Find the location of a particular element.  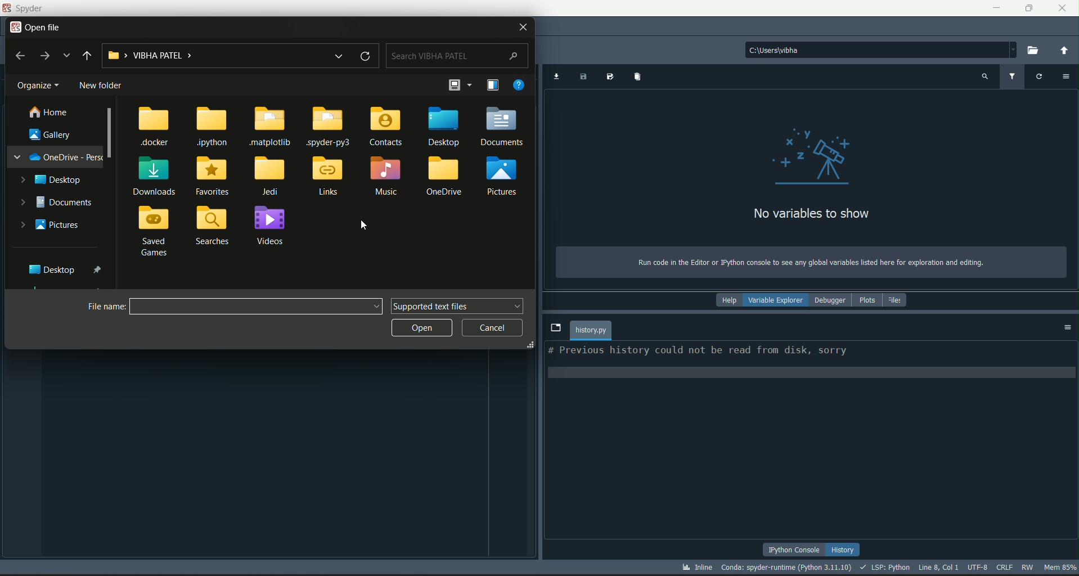

.spyder-py3 is located at coordinates (330, 126).